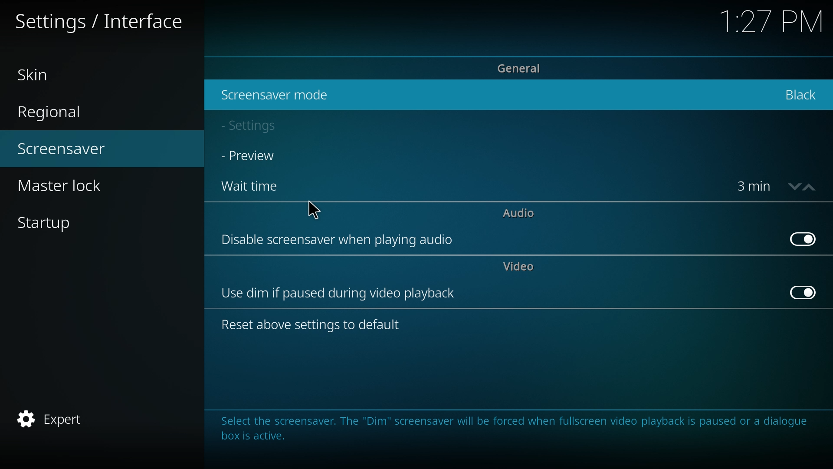  I want to click on master lock, so click(76, 185).